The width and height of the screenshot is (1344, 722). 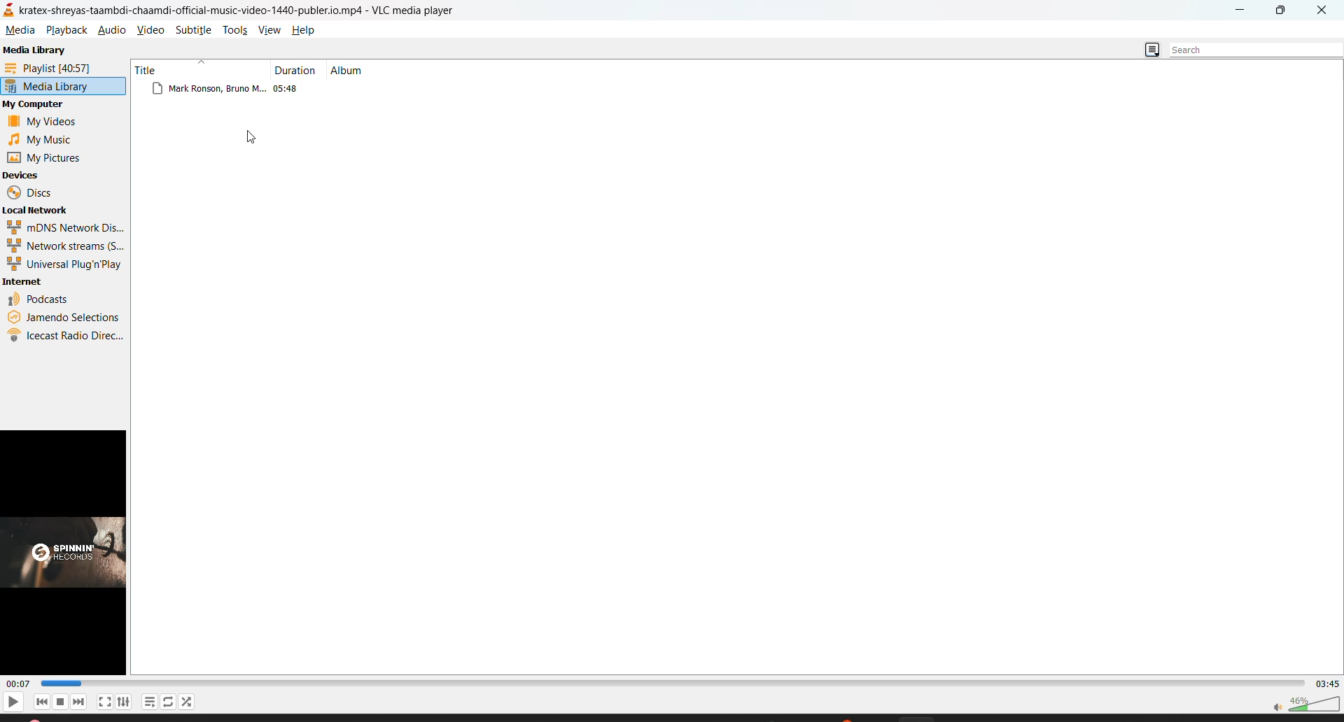 I want to click on fullscreen, so click(x=105, y=700).